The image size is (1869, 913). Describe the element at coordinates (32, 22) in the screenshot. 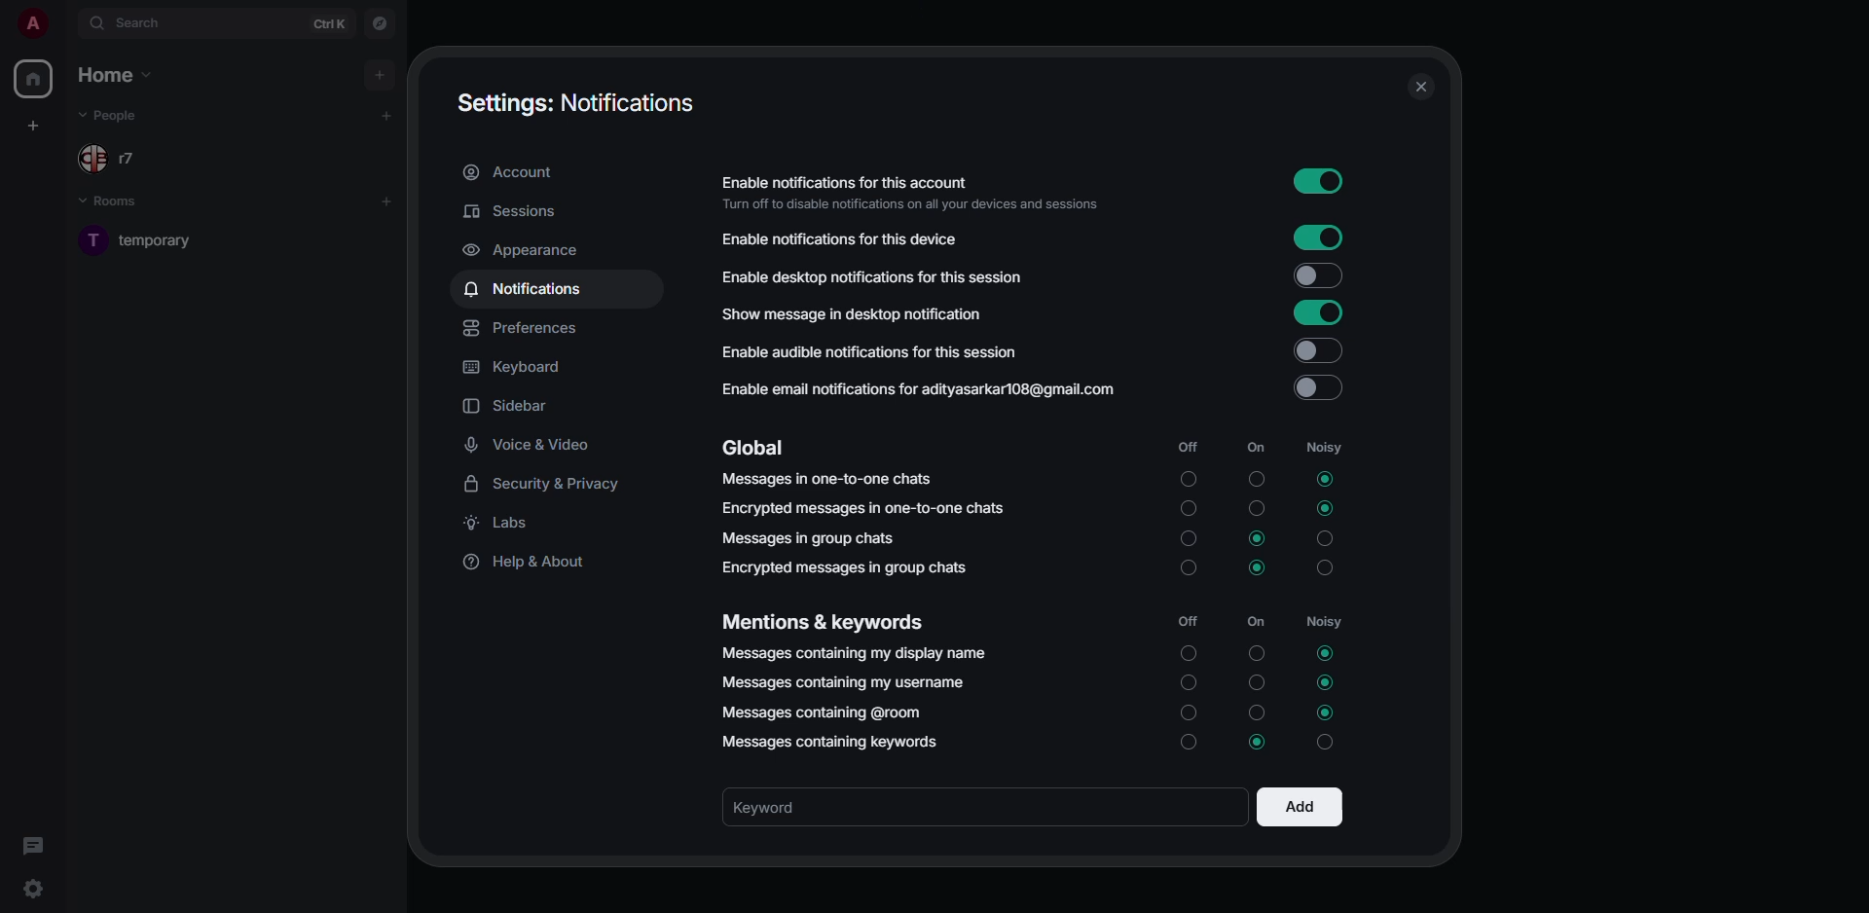

I see `profile` at that location.